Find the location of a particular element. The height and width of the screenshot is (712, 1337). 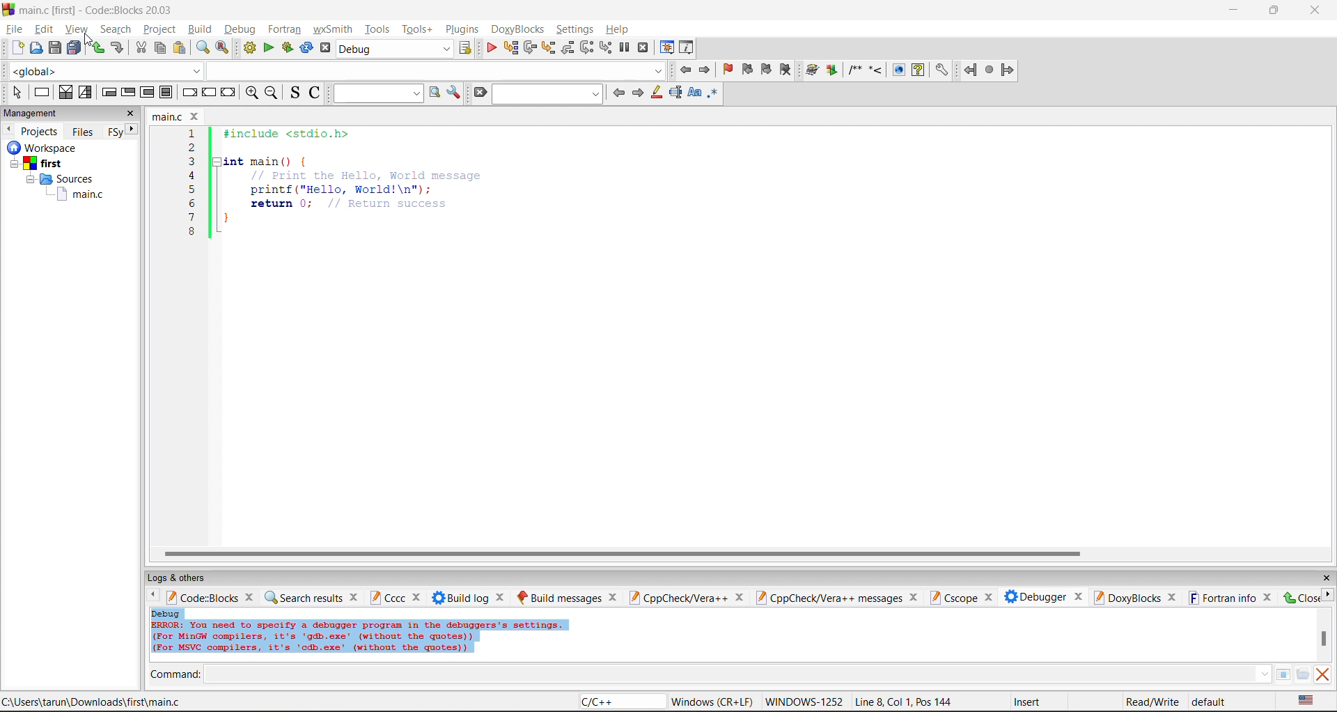

plugins is located at coordinates (462, 29).